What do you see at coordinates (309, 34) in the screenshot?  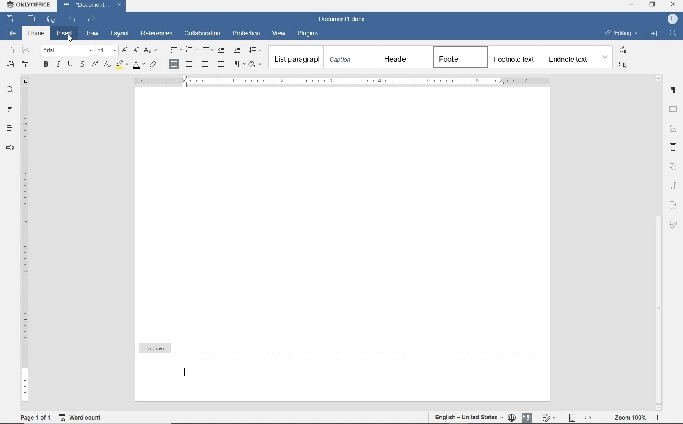 I see `plugins` at bounding box center [309, 34].